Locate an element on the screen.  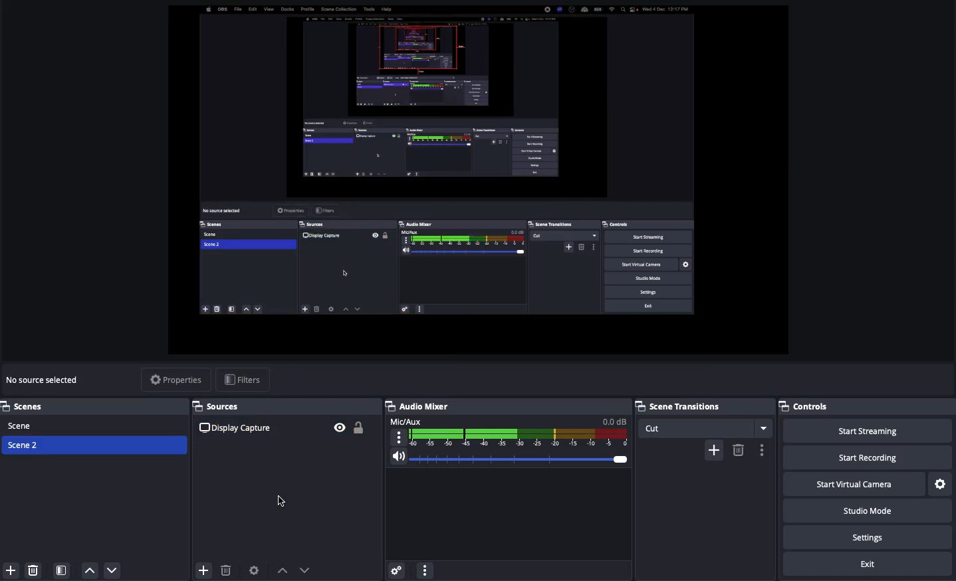
Scene 2 is located at coordinates (24, 444).